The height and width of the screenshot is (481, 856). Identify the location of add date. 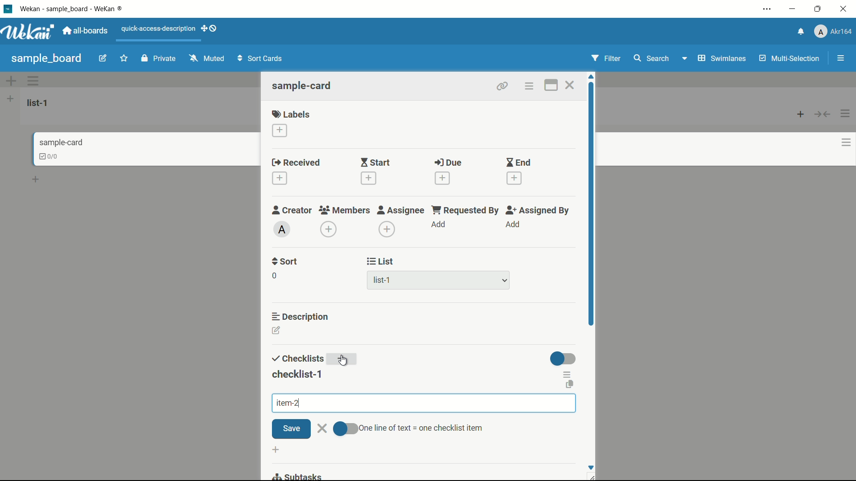
(367, 178).